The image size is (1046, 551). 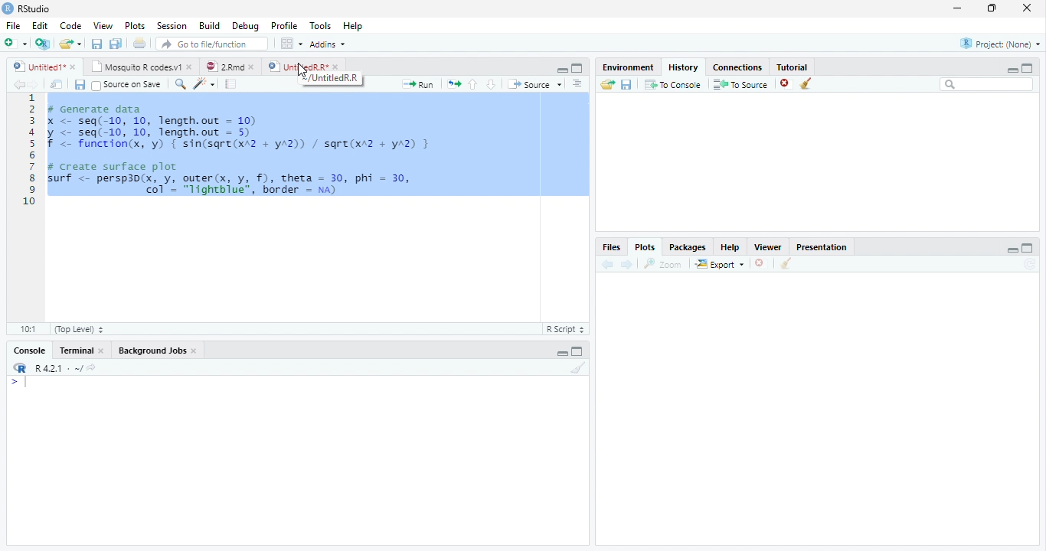 What do you see at coordinates (986, 84) in the screenshot?
I see `Search bar` at bounding box center [986, 84].